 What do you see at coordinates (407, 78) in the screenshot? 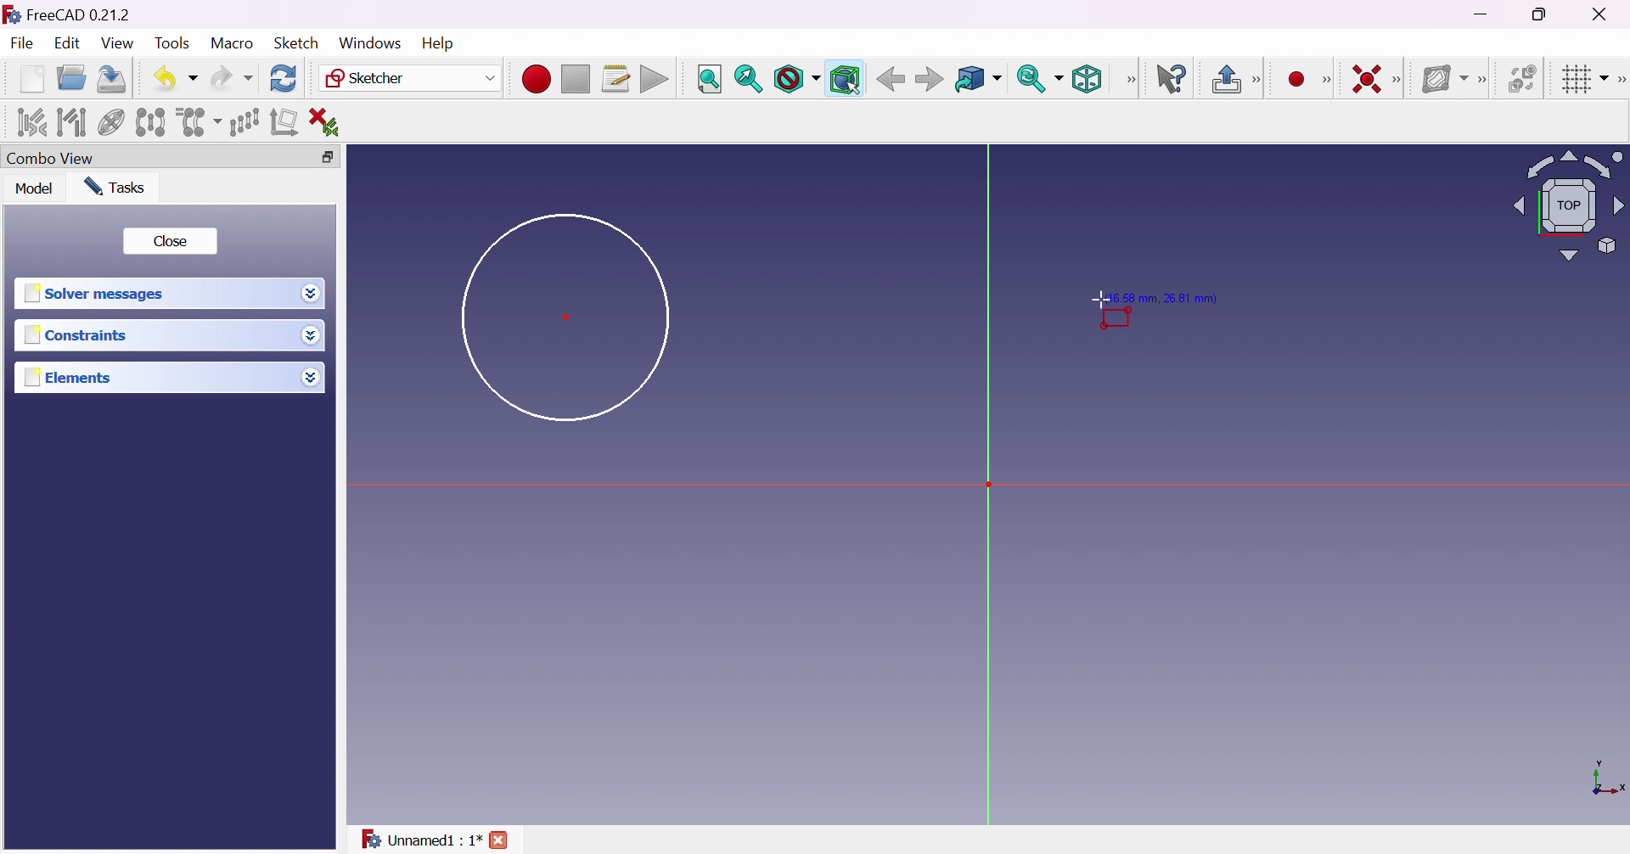
I see `Sketcher` at bounding box center [407, 78].